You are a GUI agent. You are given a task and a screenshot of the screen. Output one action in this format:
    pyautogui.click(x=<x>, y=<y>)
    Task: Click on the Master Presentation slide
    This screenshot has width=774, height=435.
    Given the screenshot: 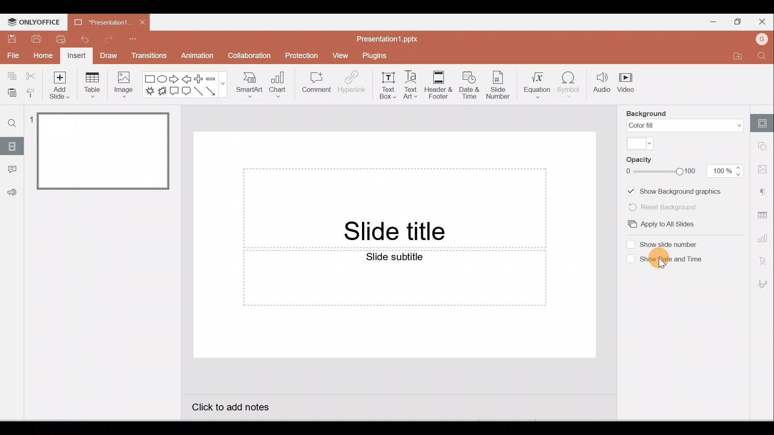 What is the action you would take?
    pyautogui.click(x=395, y=259)
    